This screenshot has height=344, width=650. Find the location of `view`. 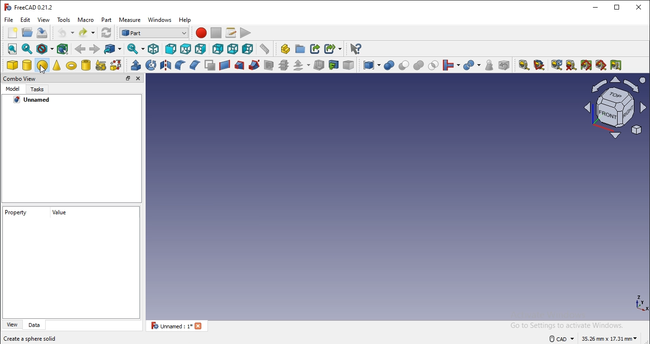

view is located at coordinates (44, 19).